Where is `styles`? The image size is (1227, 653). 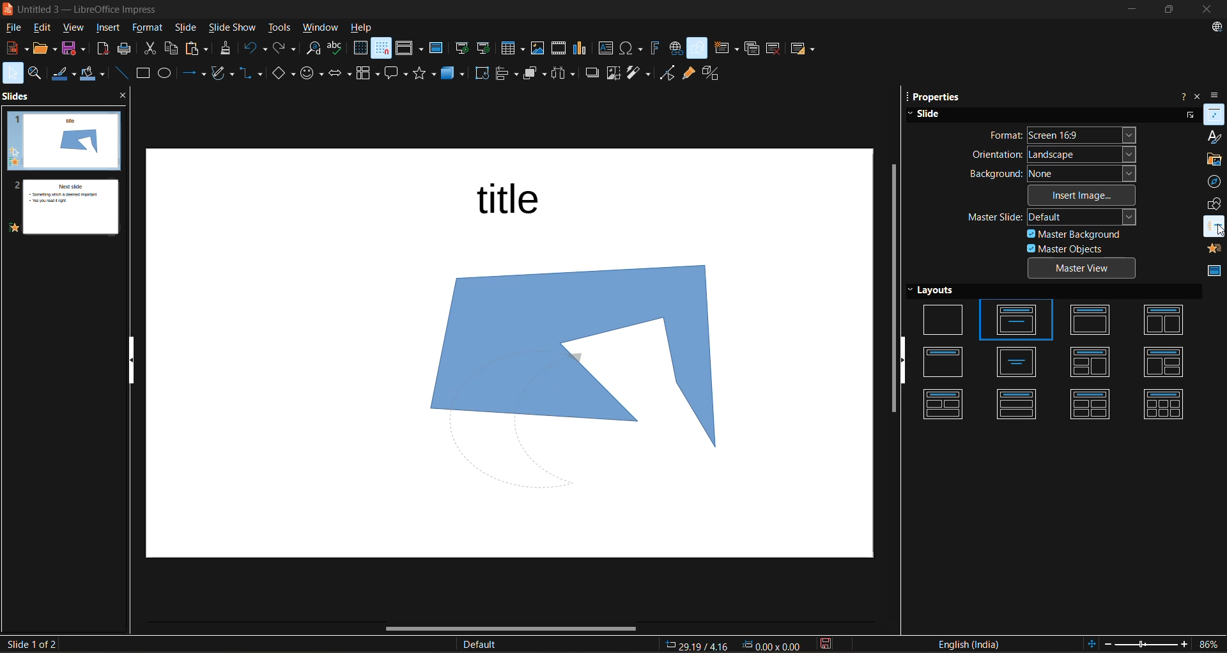
styles is located at coordinates (1213, 137).